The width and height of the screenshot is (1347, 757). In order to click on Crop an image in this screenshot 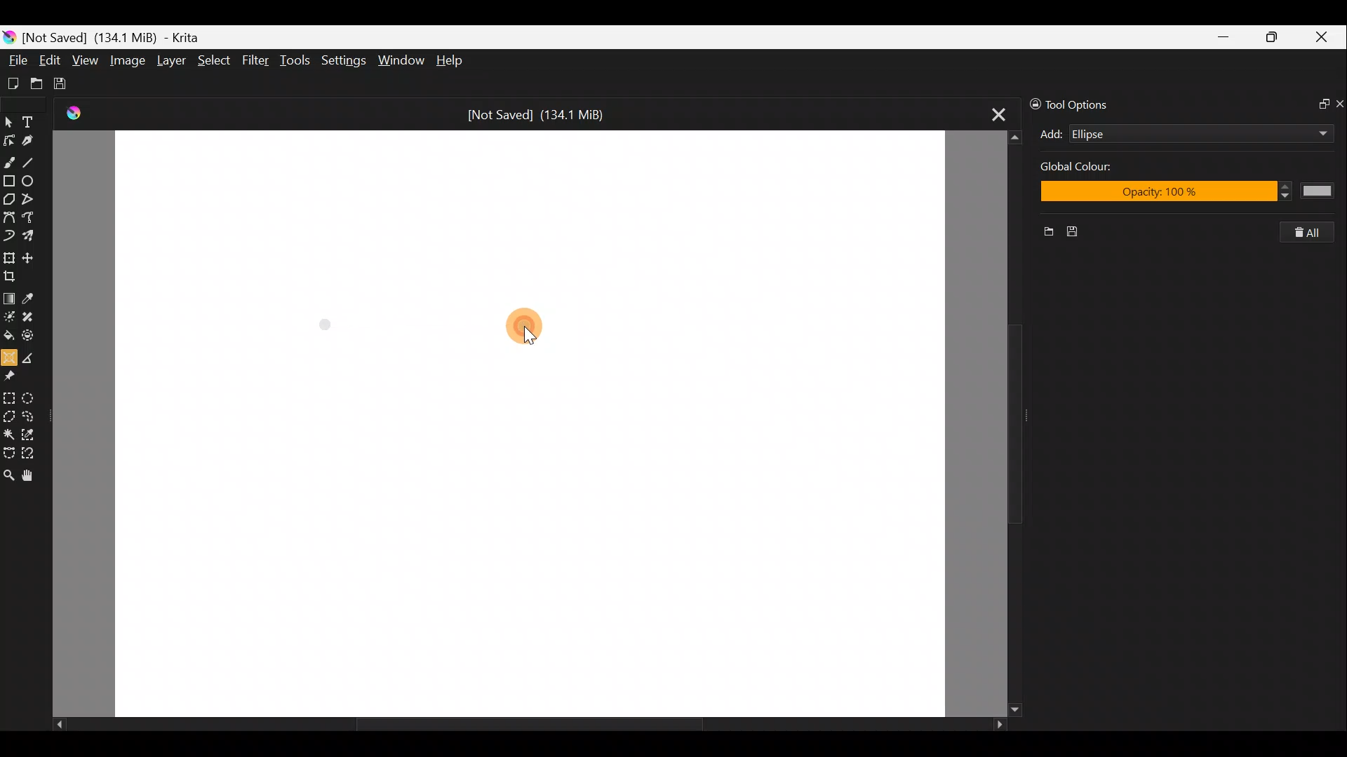, I will do `click(13, 275)`.